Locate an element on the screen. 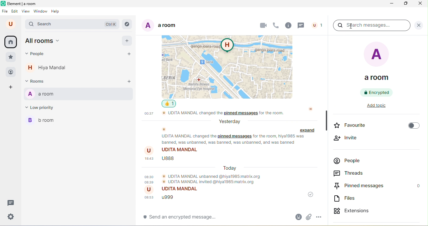 The height and width of the screenshot is (226, 428). maximize is located at coordinates (406, 4).